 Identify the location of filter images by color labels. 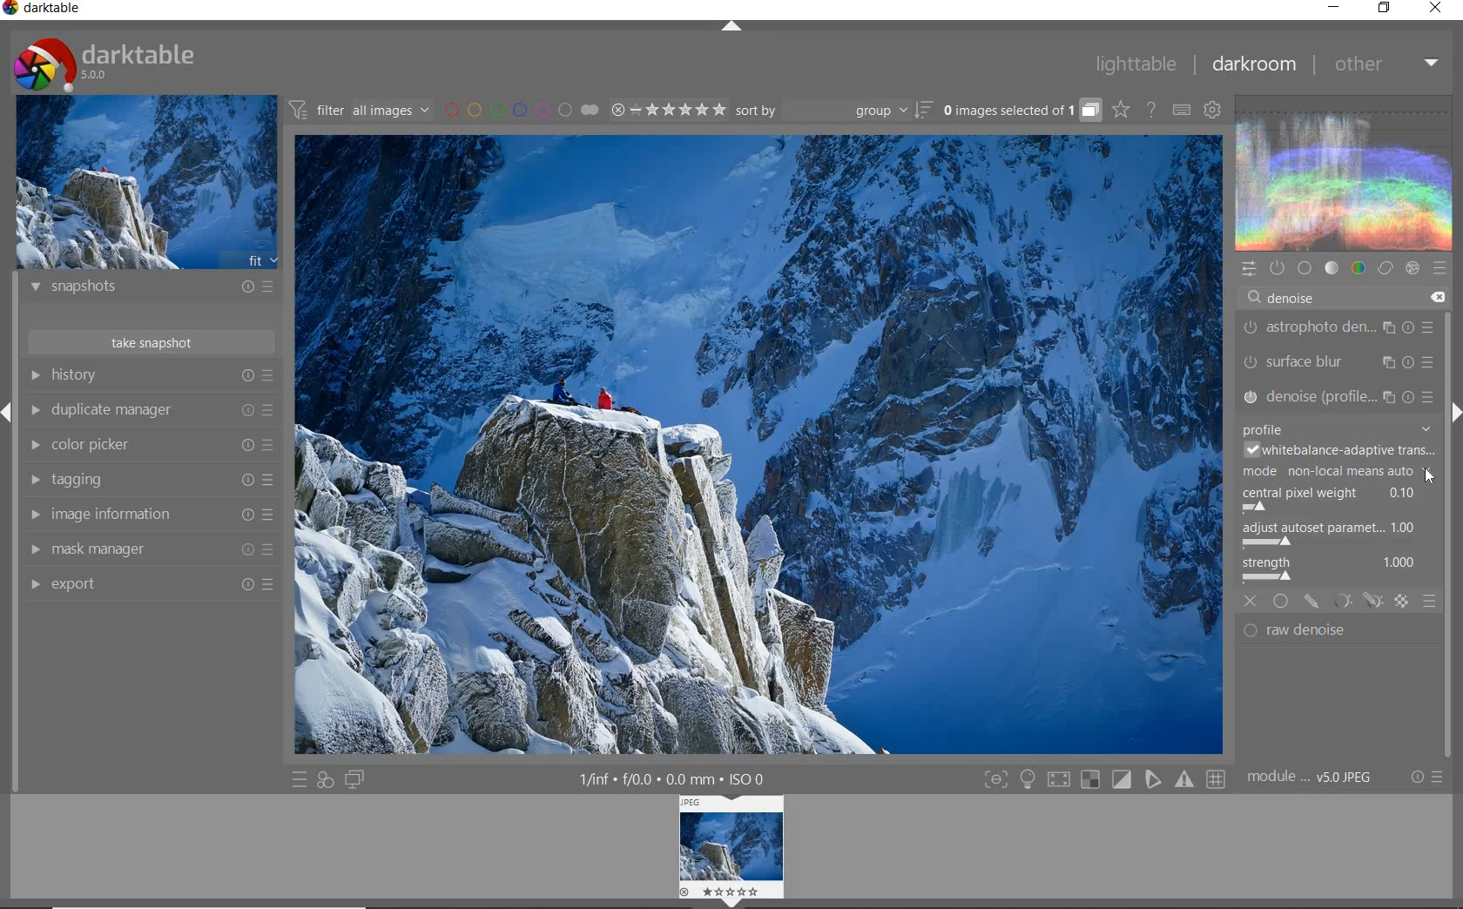
(522, 109).